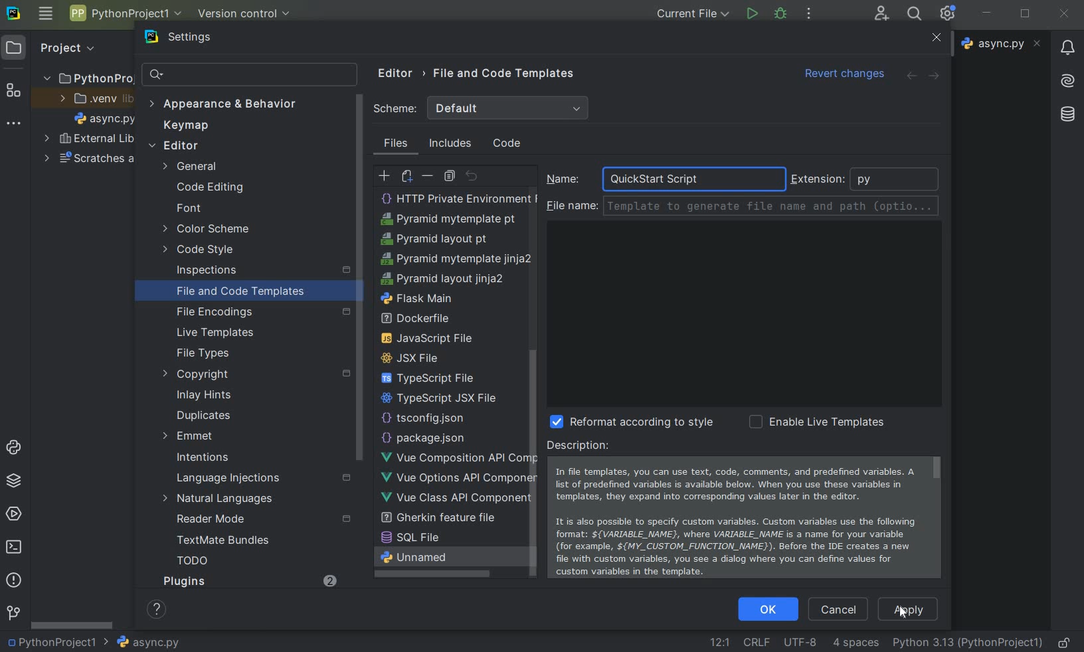 This screenshot has width=1084, height=652. Describe the element at coordinates (397, 145) in the screenshot. I see `files` at that location.